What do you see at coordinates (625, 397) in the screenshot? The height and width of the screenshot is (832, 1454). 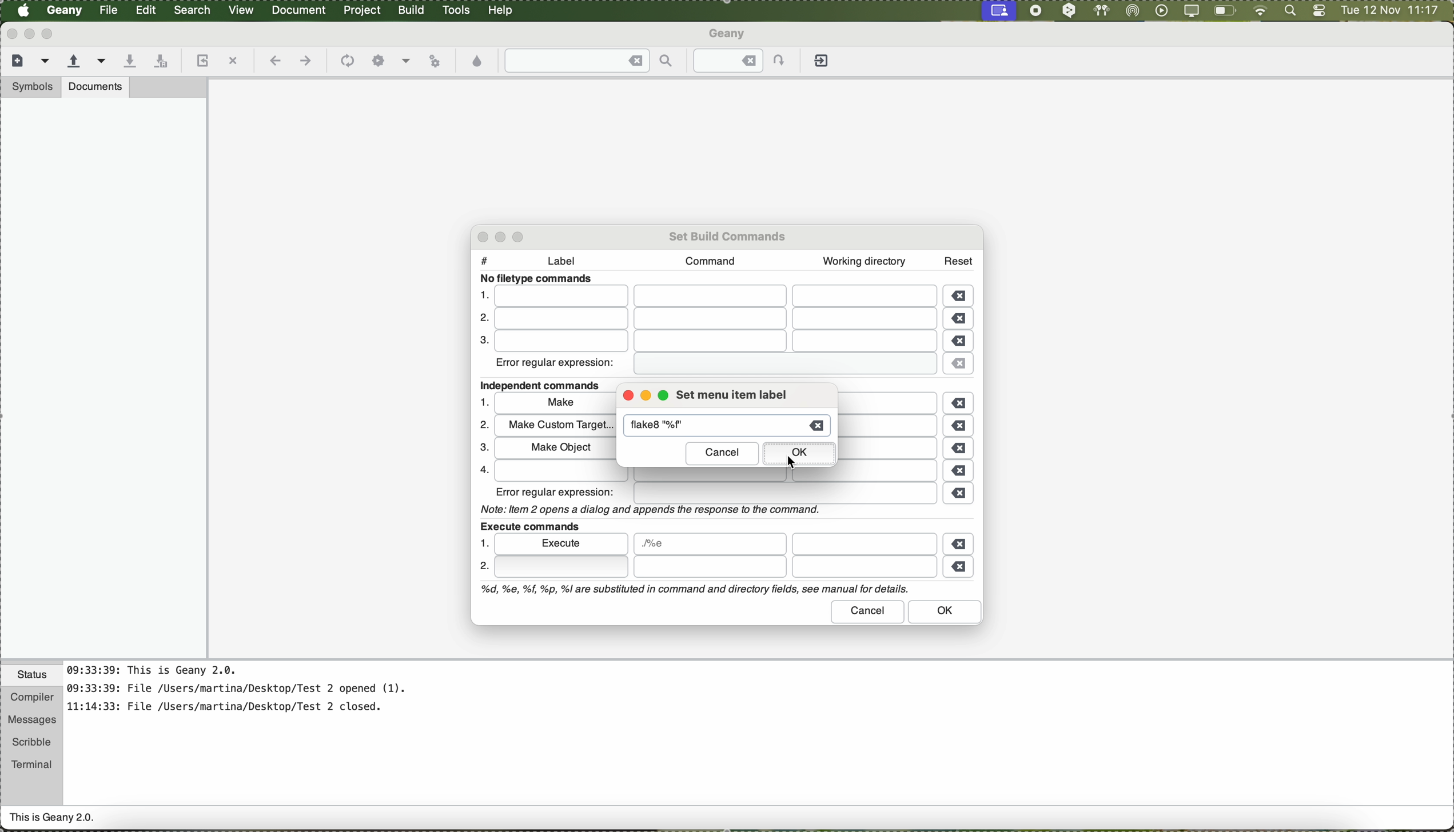 I see `close pop-up` at bounding box center [625, 397].